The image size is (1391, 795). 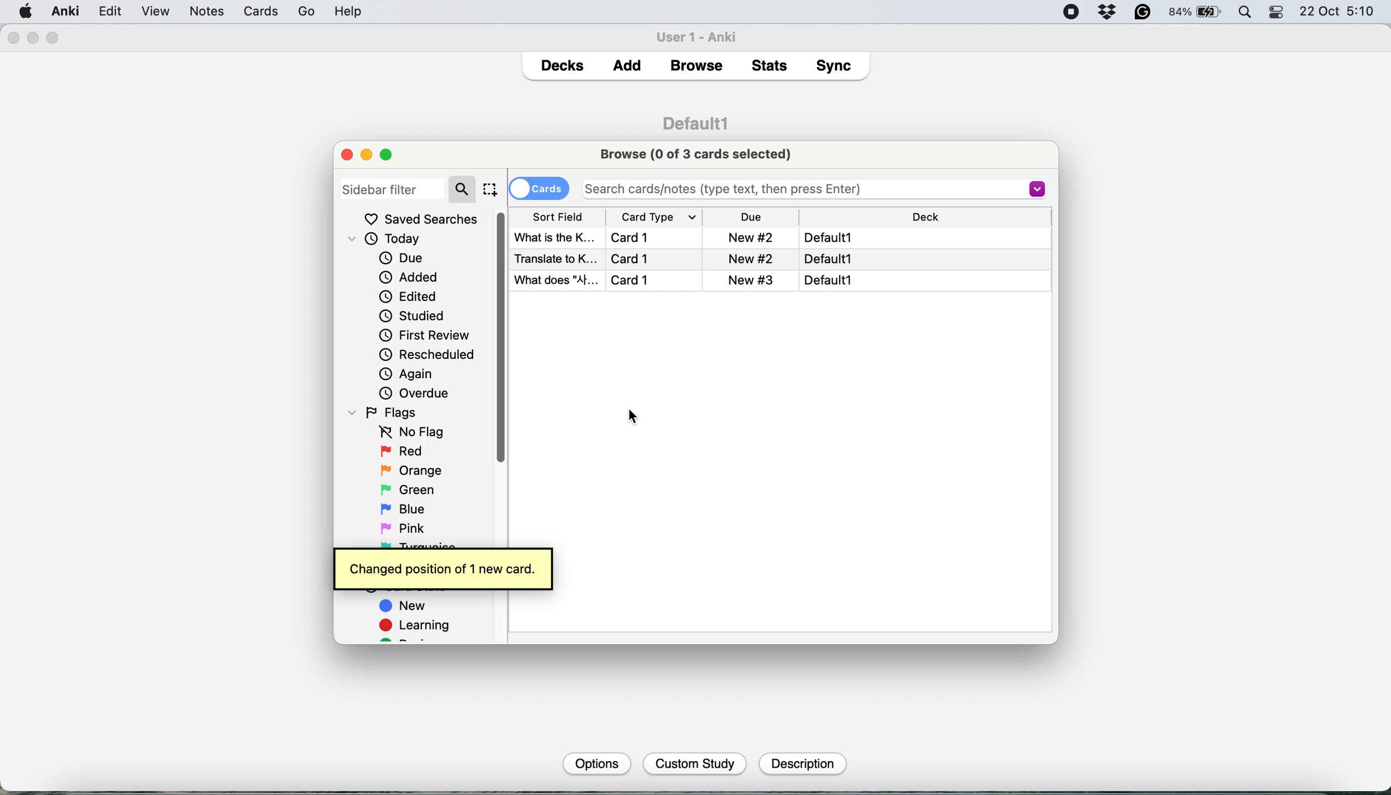 I want to click on first review, so click(x=425, y=337).